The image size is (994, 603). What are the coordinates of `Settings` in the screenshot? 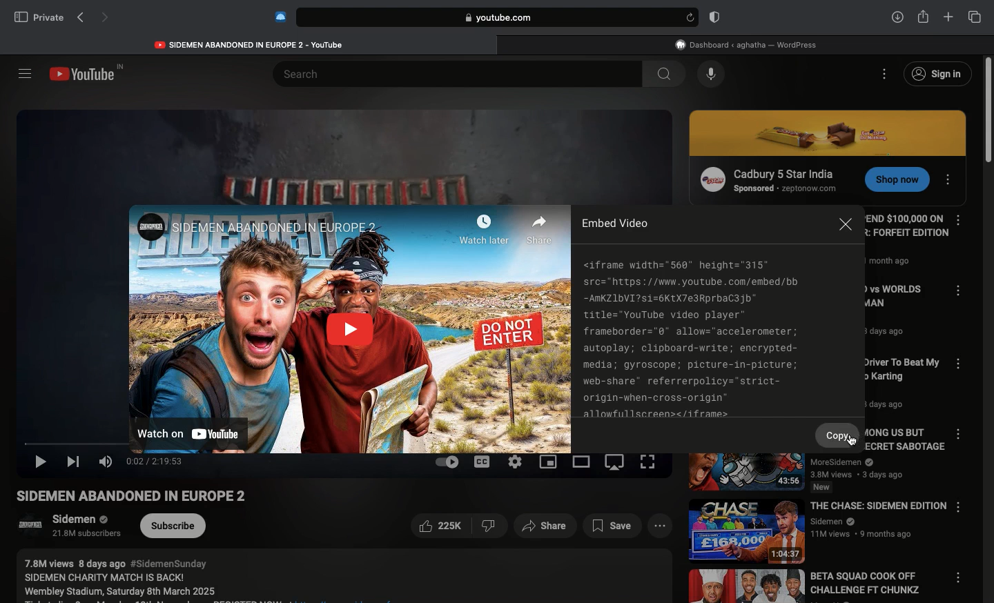 It's located at (515, 462).